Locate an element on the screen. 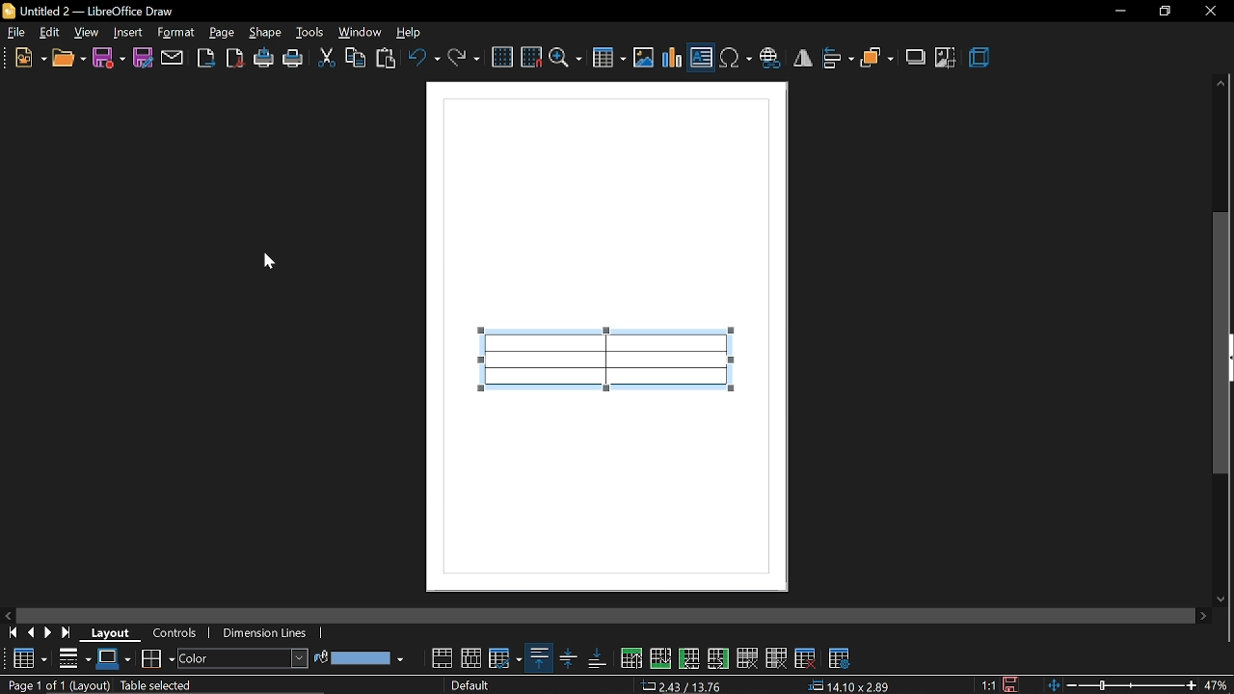 The width and height of the screenshot is (1234, 694). Page 1 of 1 (Layoutt) is located at coordinates (57, 685).